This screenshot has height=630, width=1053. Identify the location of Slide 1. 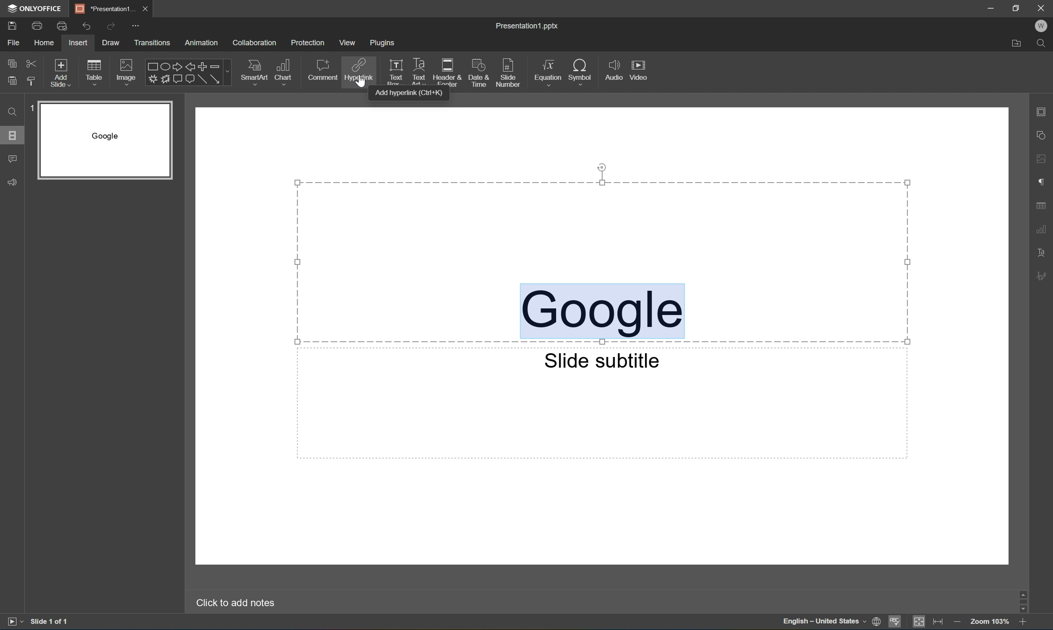
(99, 141).